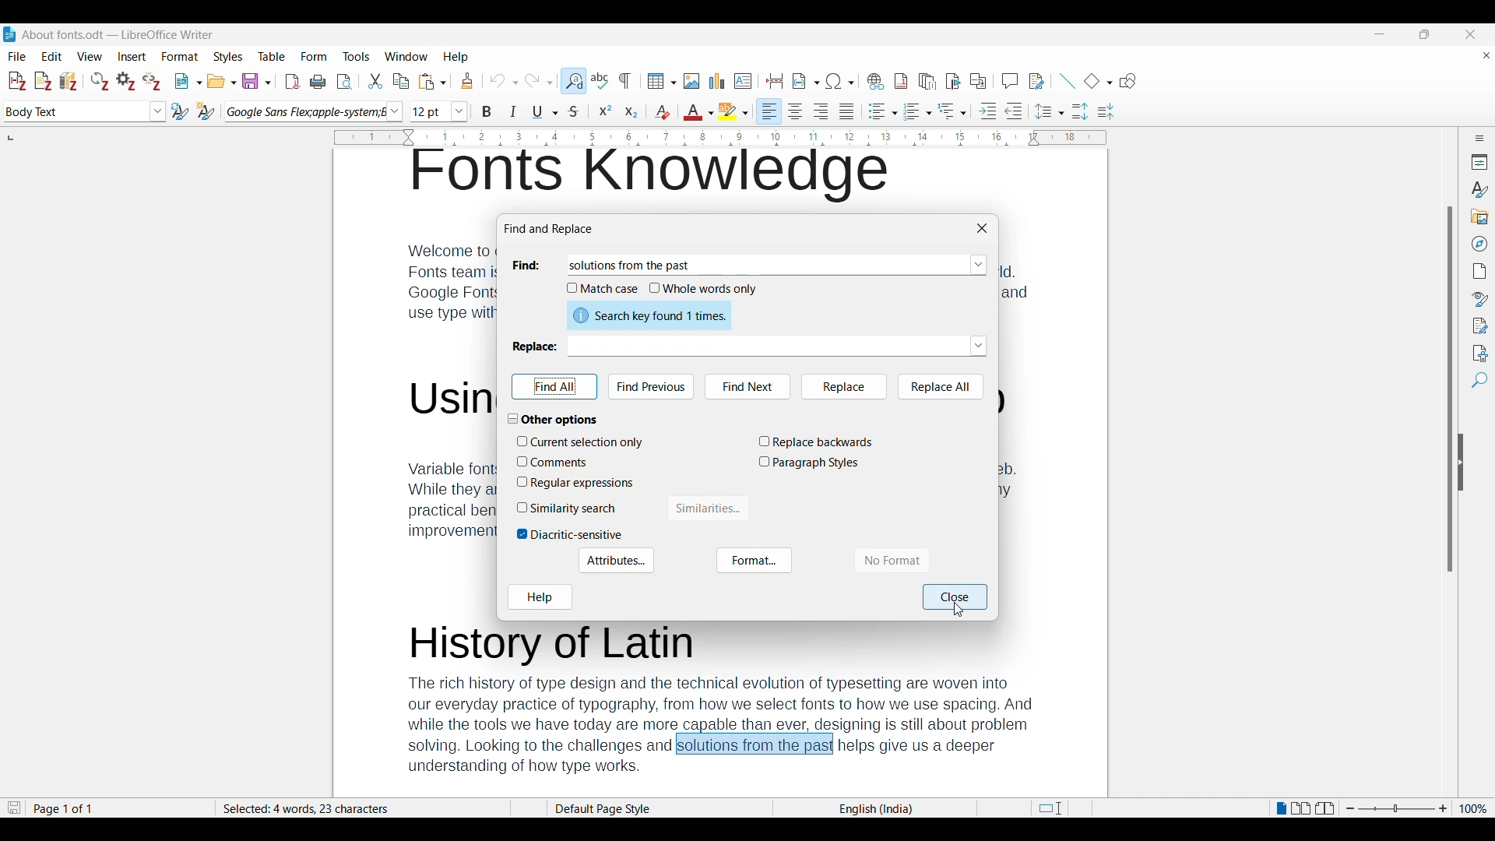  I want to click on Insert text box, so click(744, 81).